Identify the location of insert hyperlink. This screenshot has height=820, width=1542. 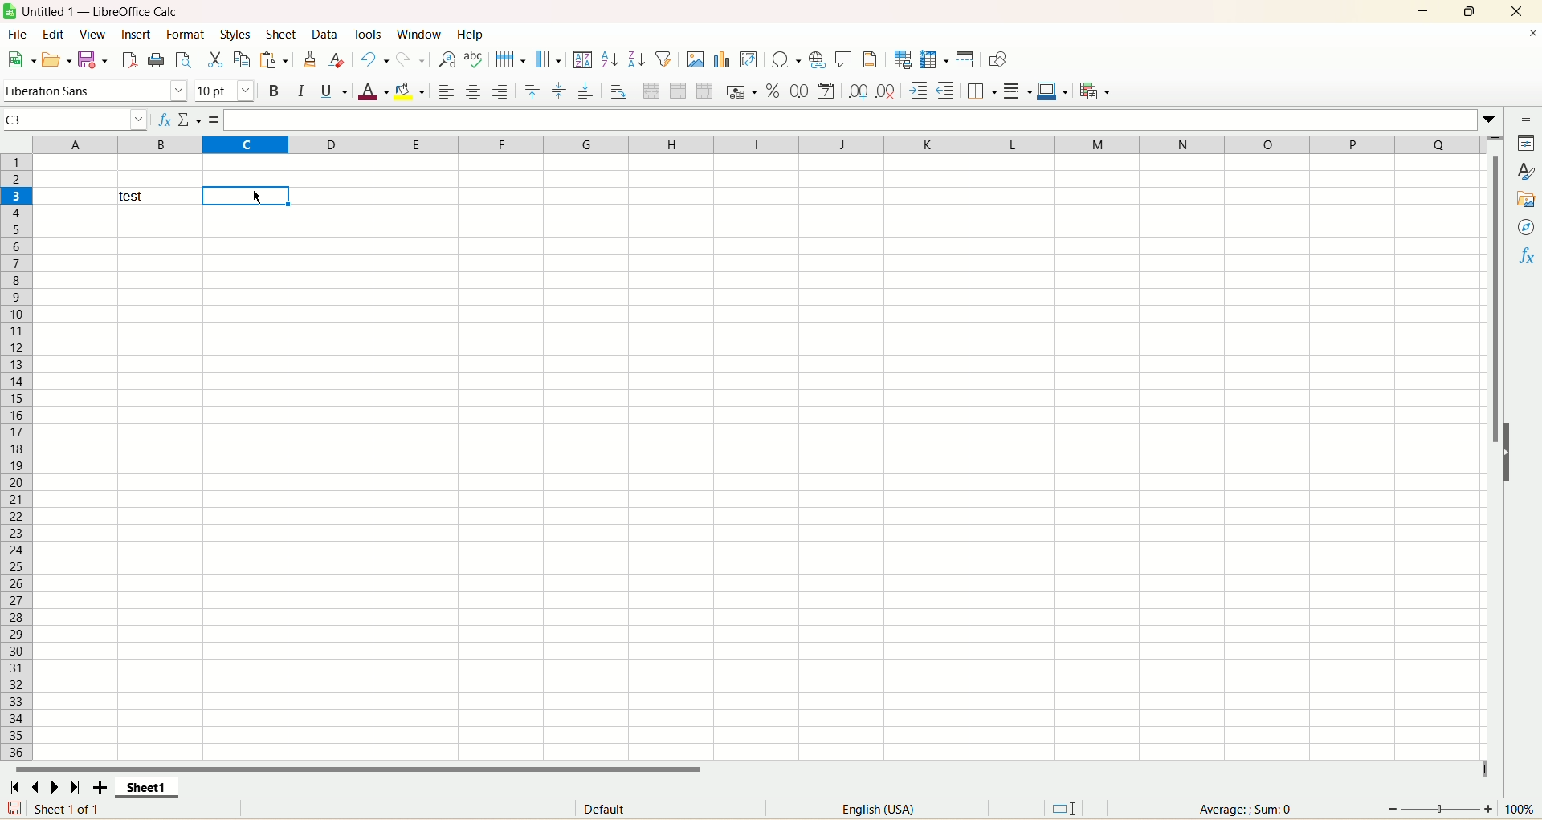
(817, 60).